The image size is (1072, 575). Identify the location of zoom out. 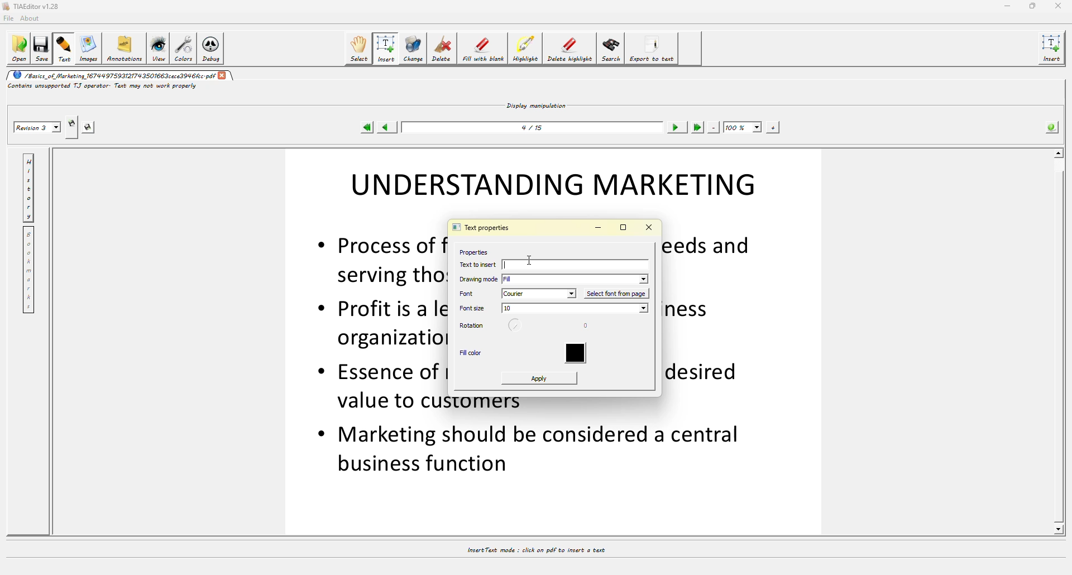
(714, 127).